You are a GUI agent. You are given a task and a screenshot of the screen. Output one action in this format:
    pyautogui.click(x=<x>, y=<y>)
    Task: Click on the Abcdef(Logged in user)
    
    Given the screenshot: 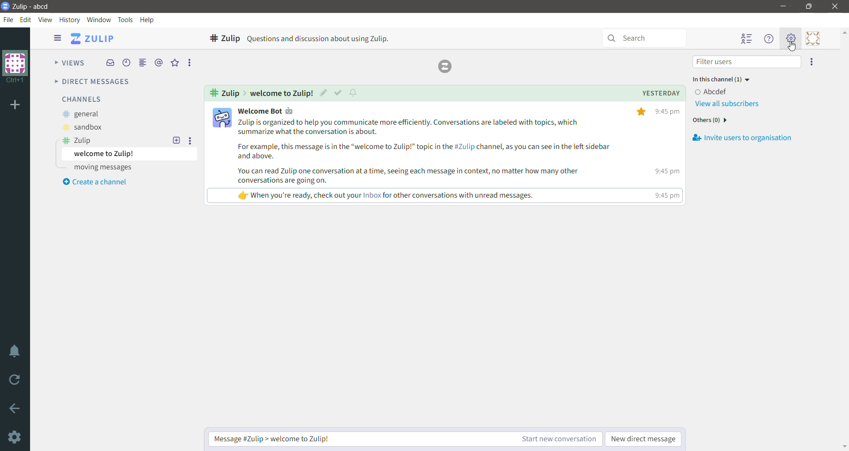 What is the action you would take?
    pyautogui.click(x=713, y=91)
    